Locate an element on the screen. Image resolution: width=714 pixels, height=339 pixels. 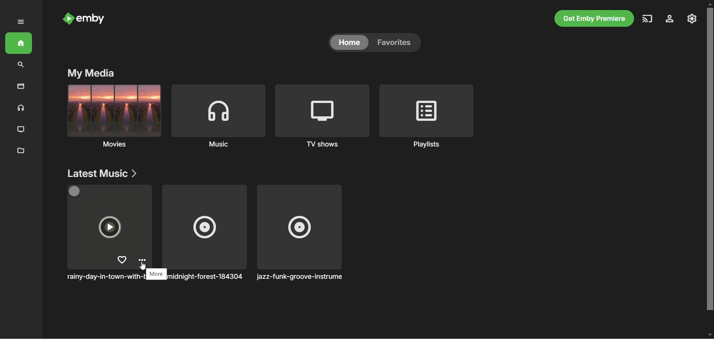
music is located at coordinates (21, 109).